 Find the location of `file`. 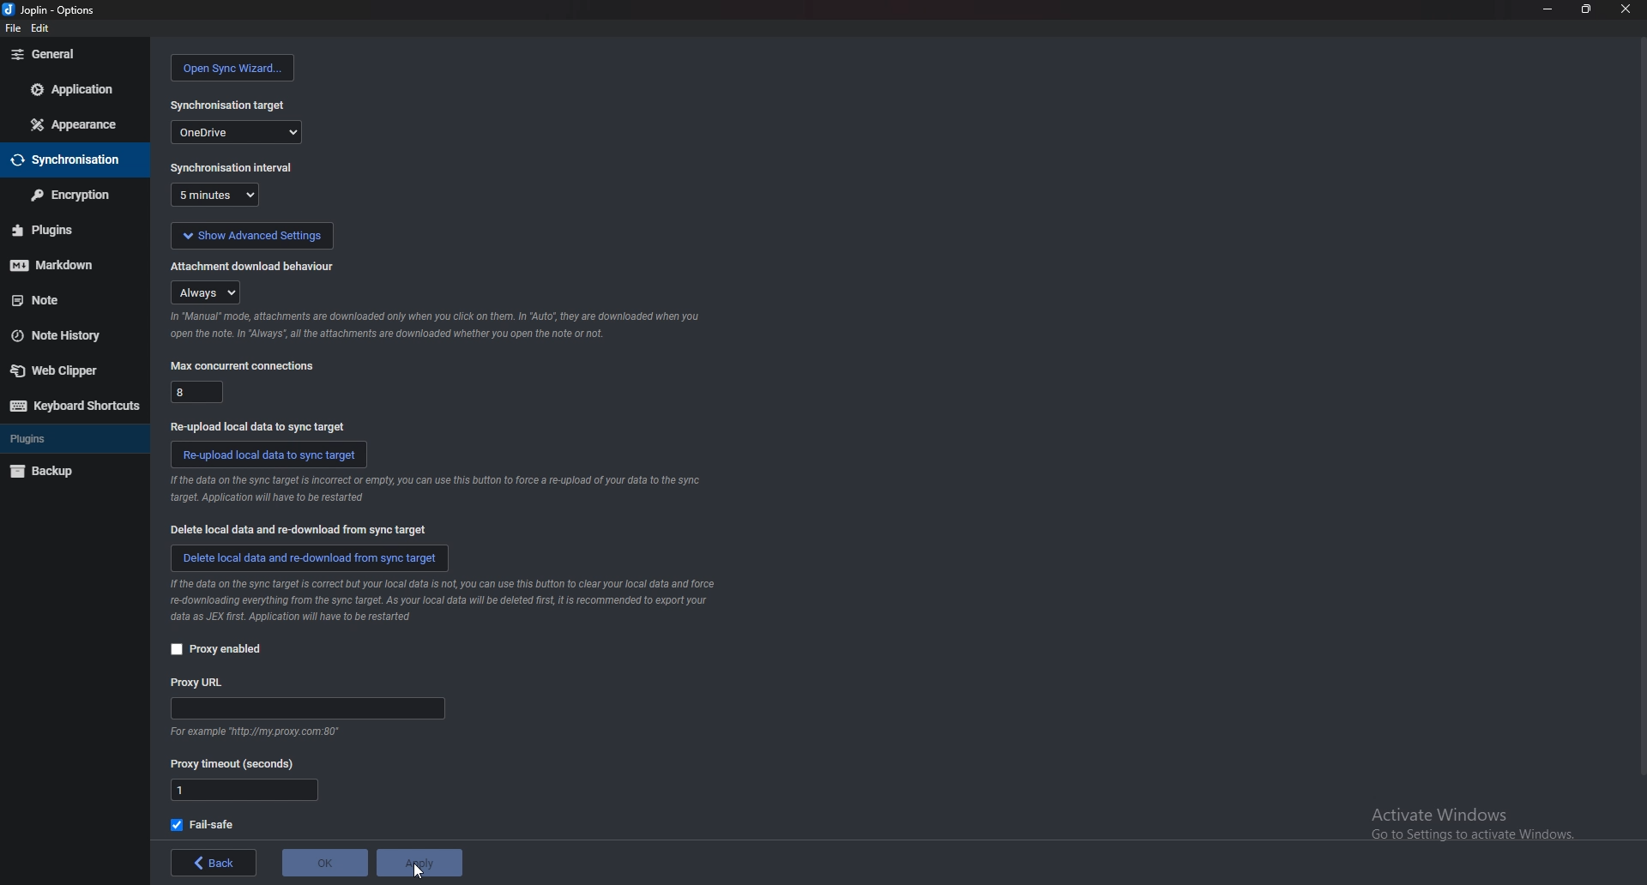

file is located at coordinates (10, 27).